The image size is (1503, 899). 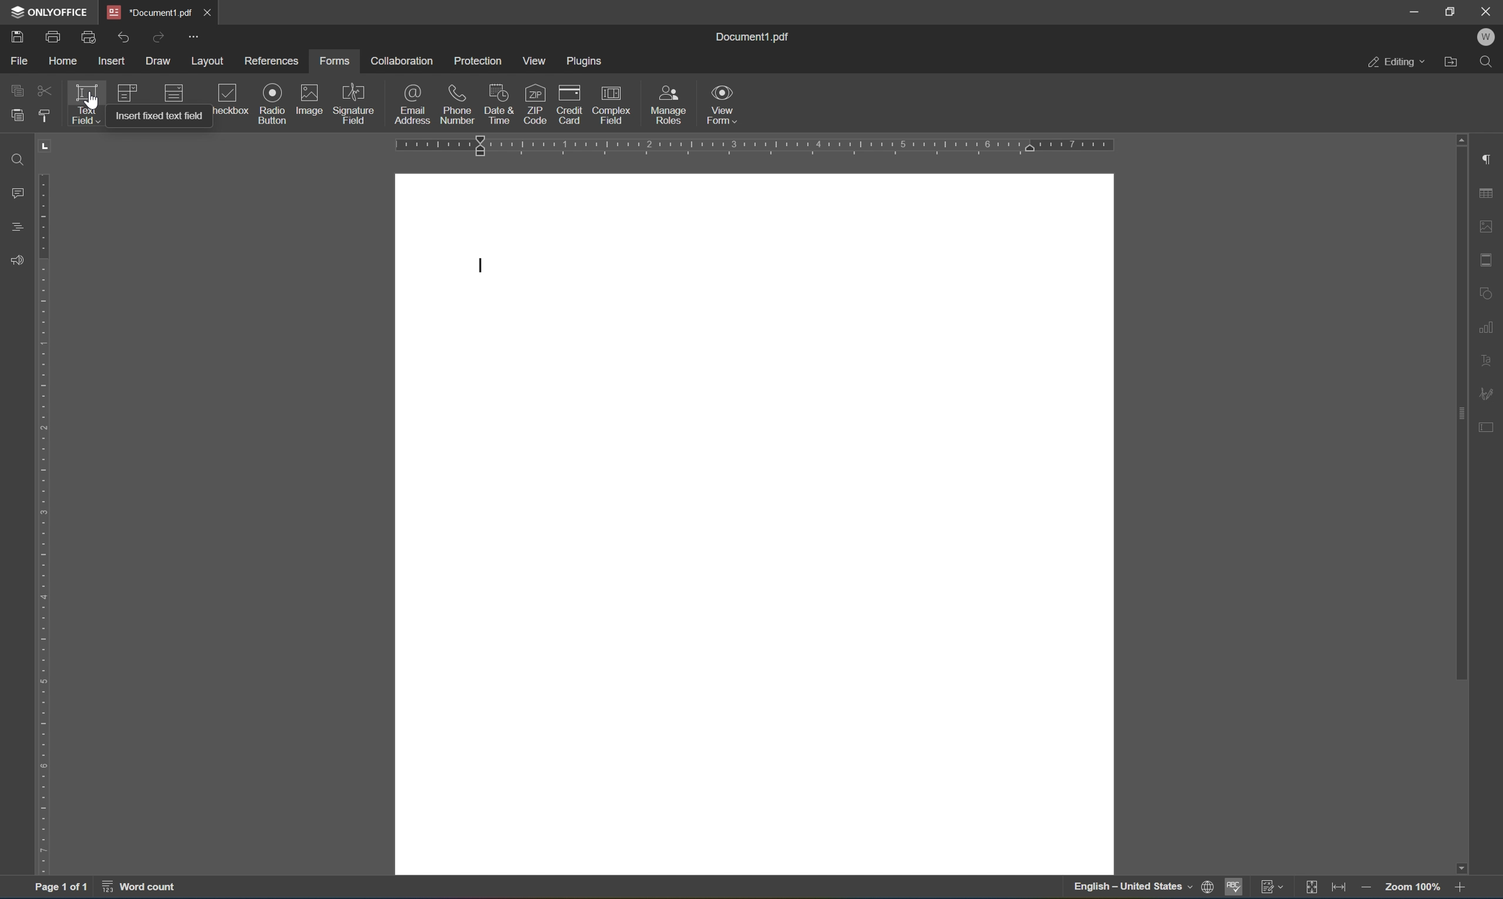 I want to click on comment, so click(x=15, y=193).